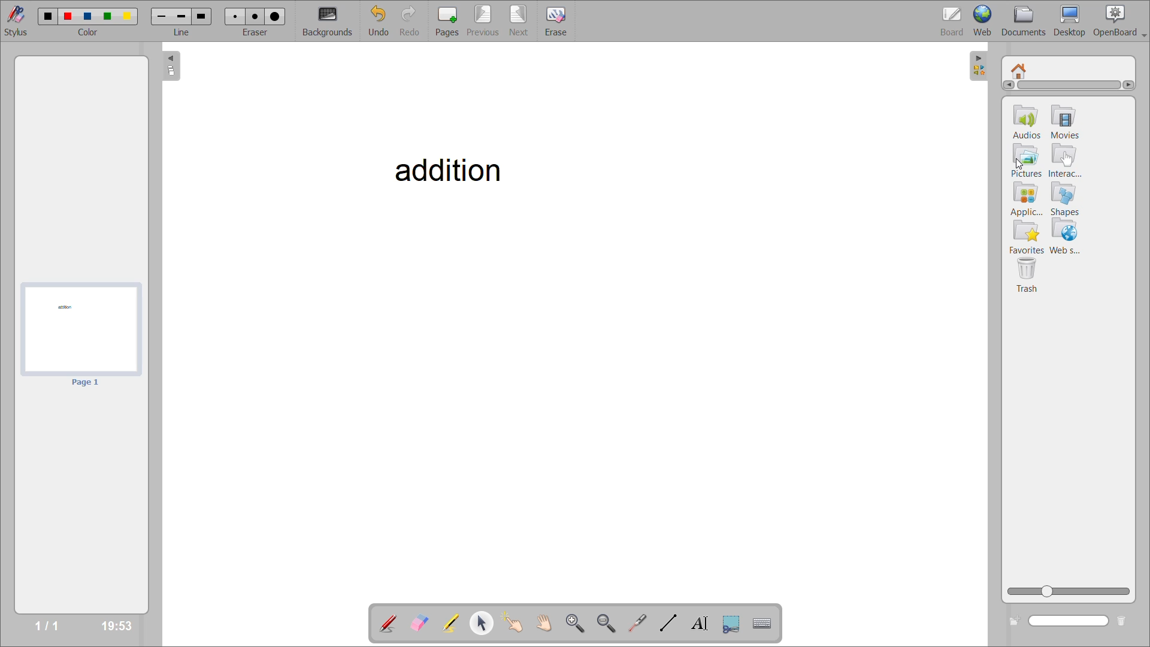 Image resolution: width=1150 pixels, height=647 pixels. Describe the element at coordinates (69, 17) in the screenshot. I see `color 2` at that location.